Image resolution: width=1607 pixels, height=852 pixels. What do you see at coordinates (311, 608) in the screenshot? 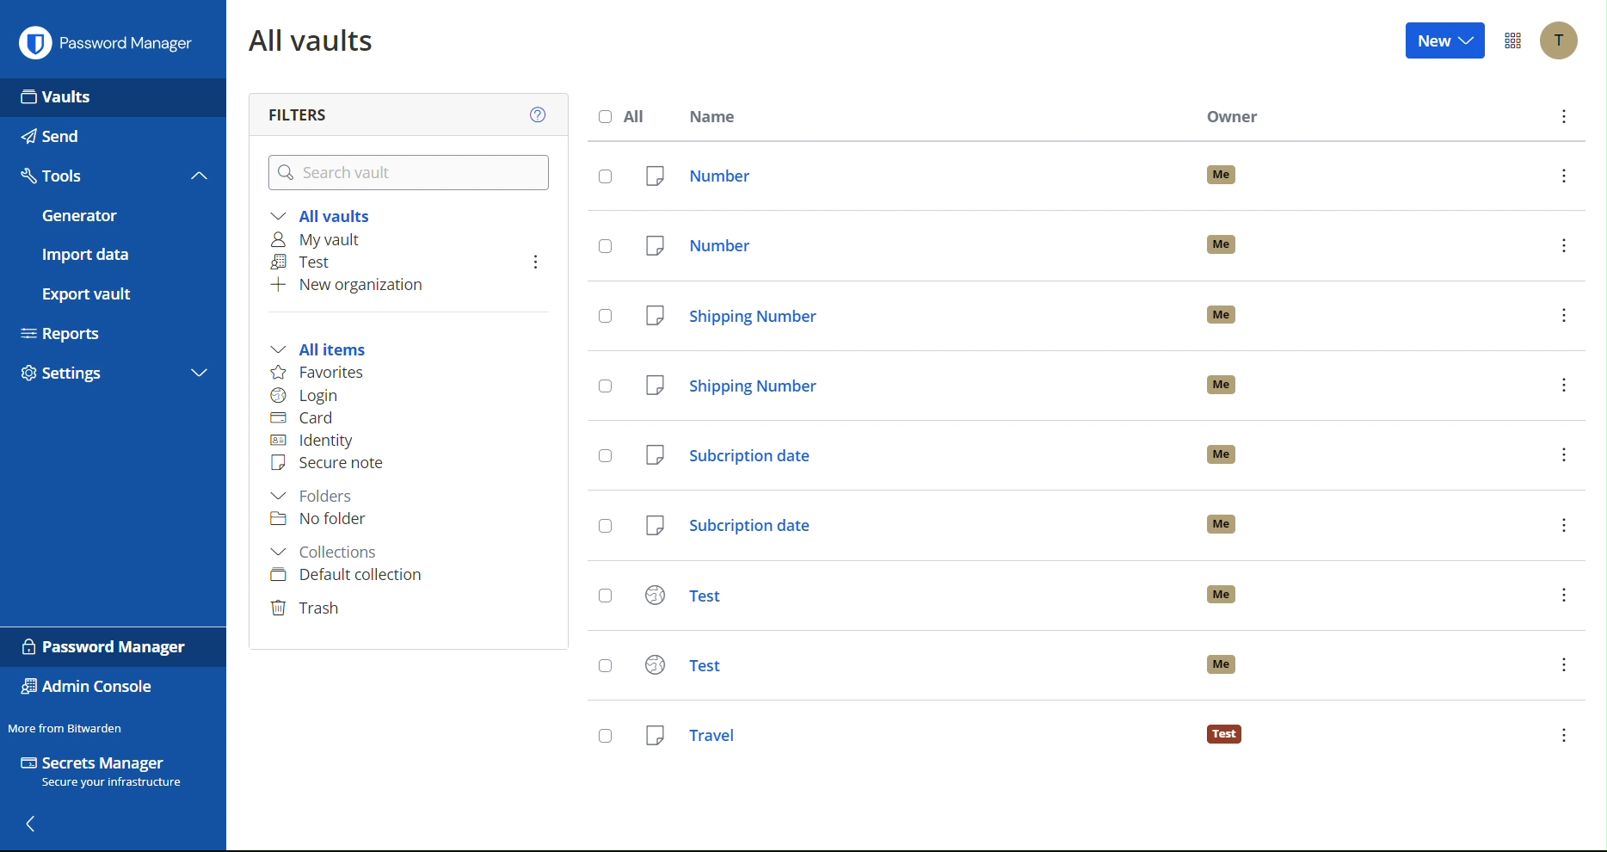
I see `Trash` at bounding box center [311, 608].